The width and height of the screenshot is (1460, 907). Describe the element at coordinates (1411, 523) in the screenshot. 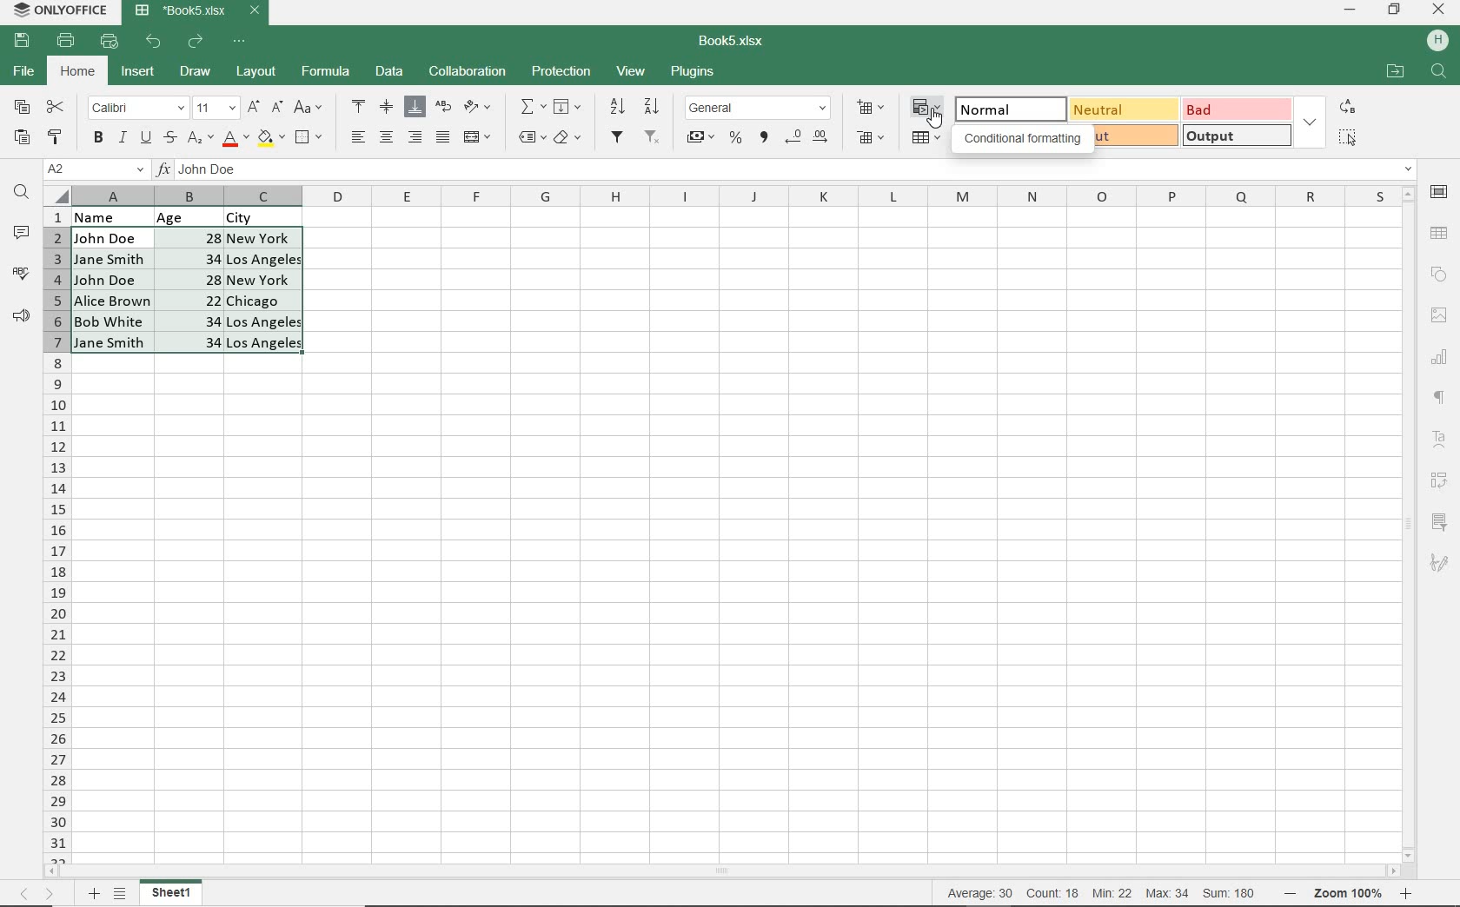

I see `SCROLLBAR` at that location.